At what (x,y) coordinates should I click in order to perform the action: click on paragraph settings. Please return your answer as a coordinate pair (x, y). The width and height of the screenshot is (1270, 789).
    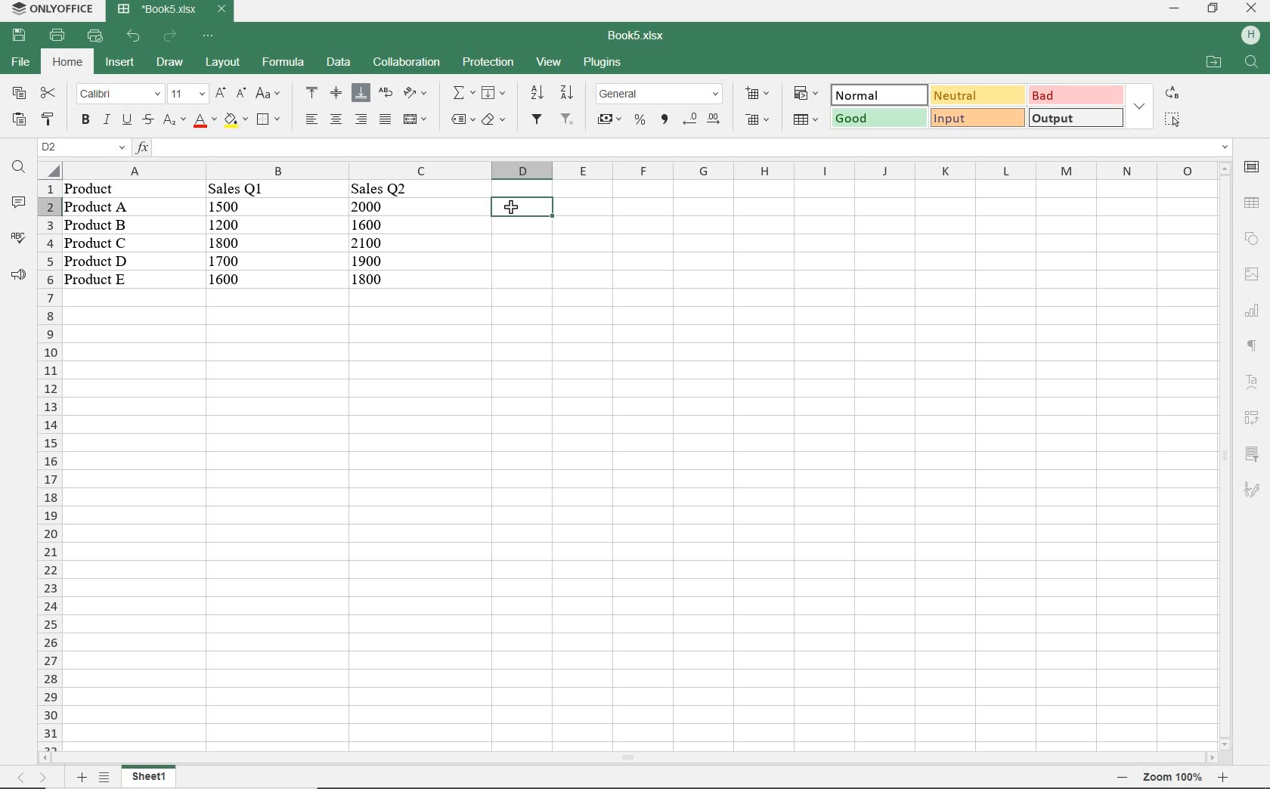
    Looking at the image, I should click on (1252, 347).